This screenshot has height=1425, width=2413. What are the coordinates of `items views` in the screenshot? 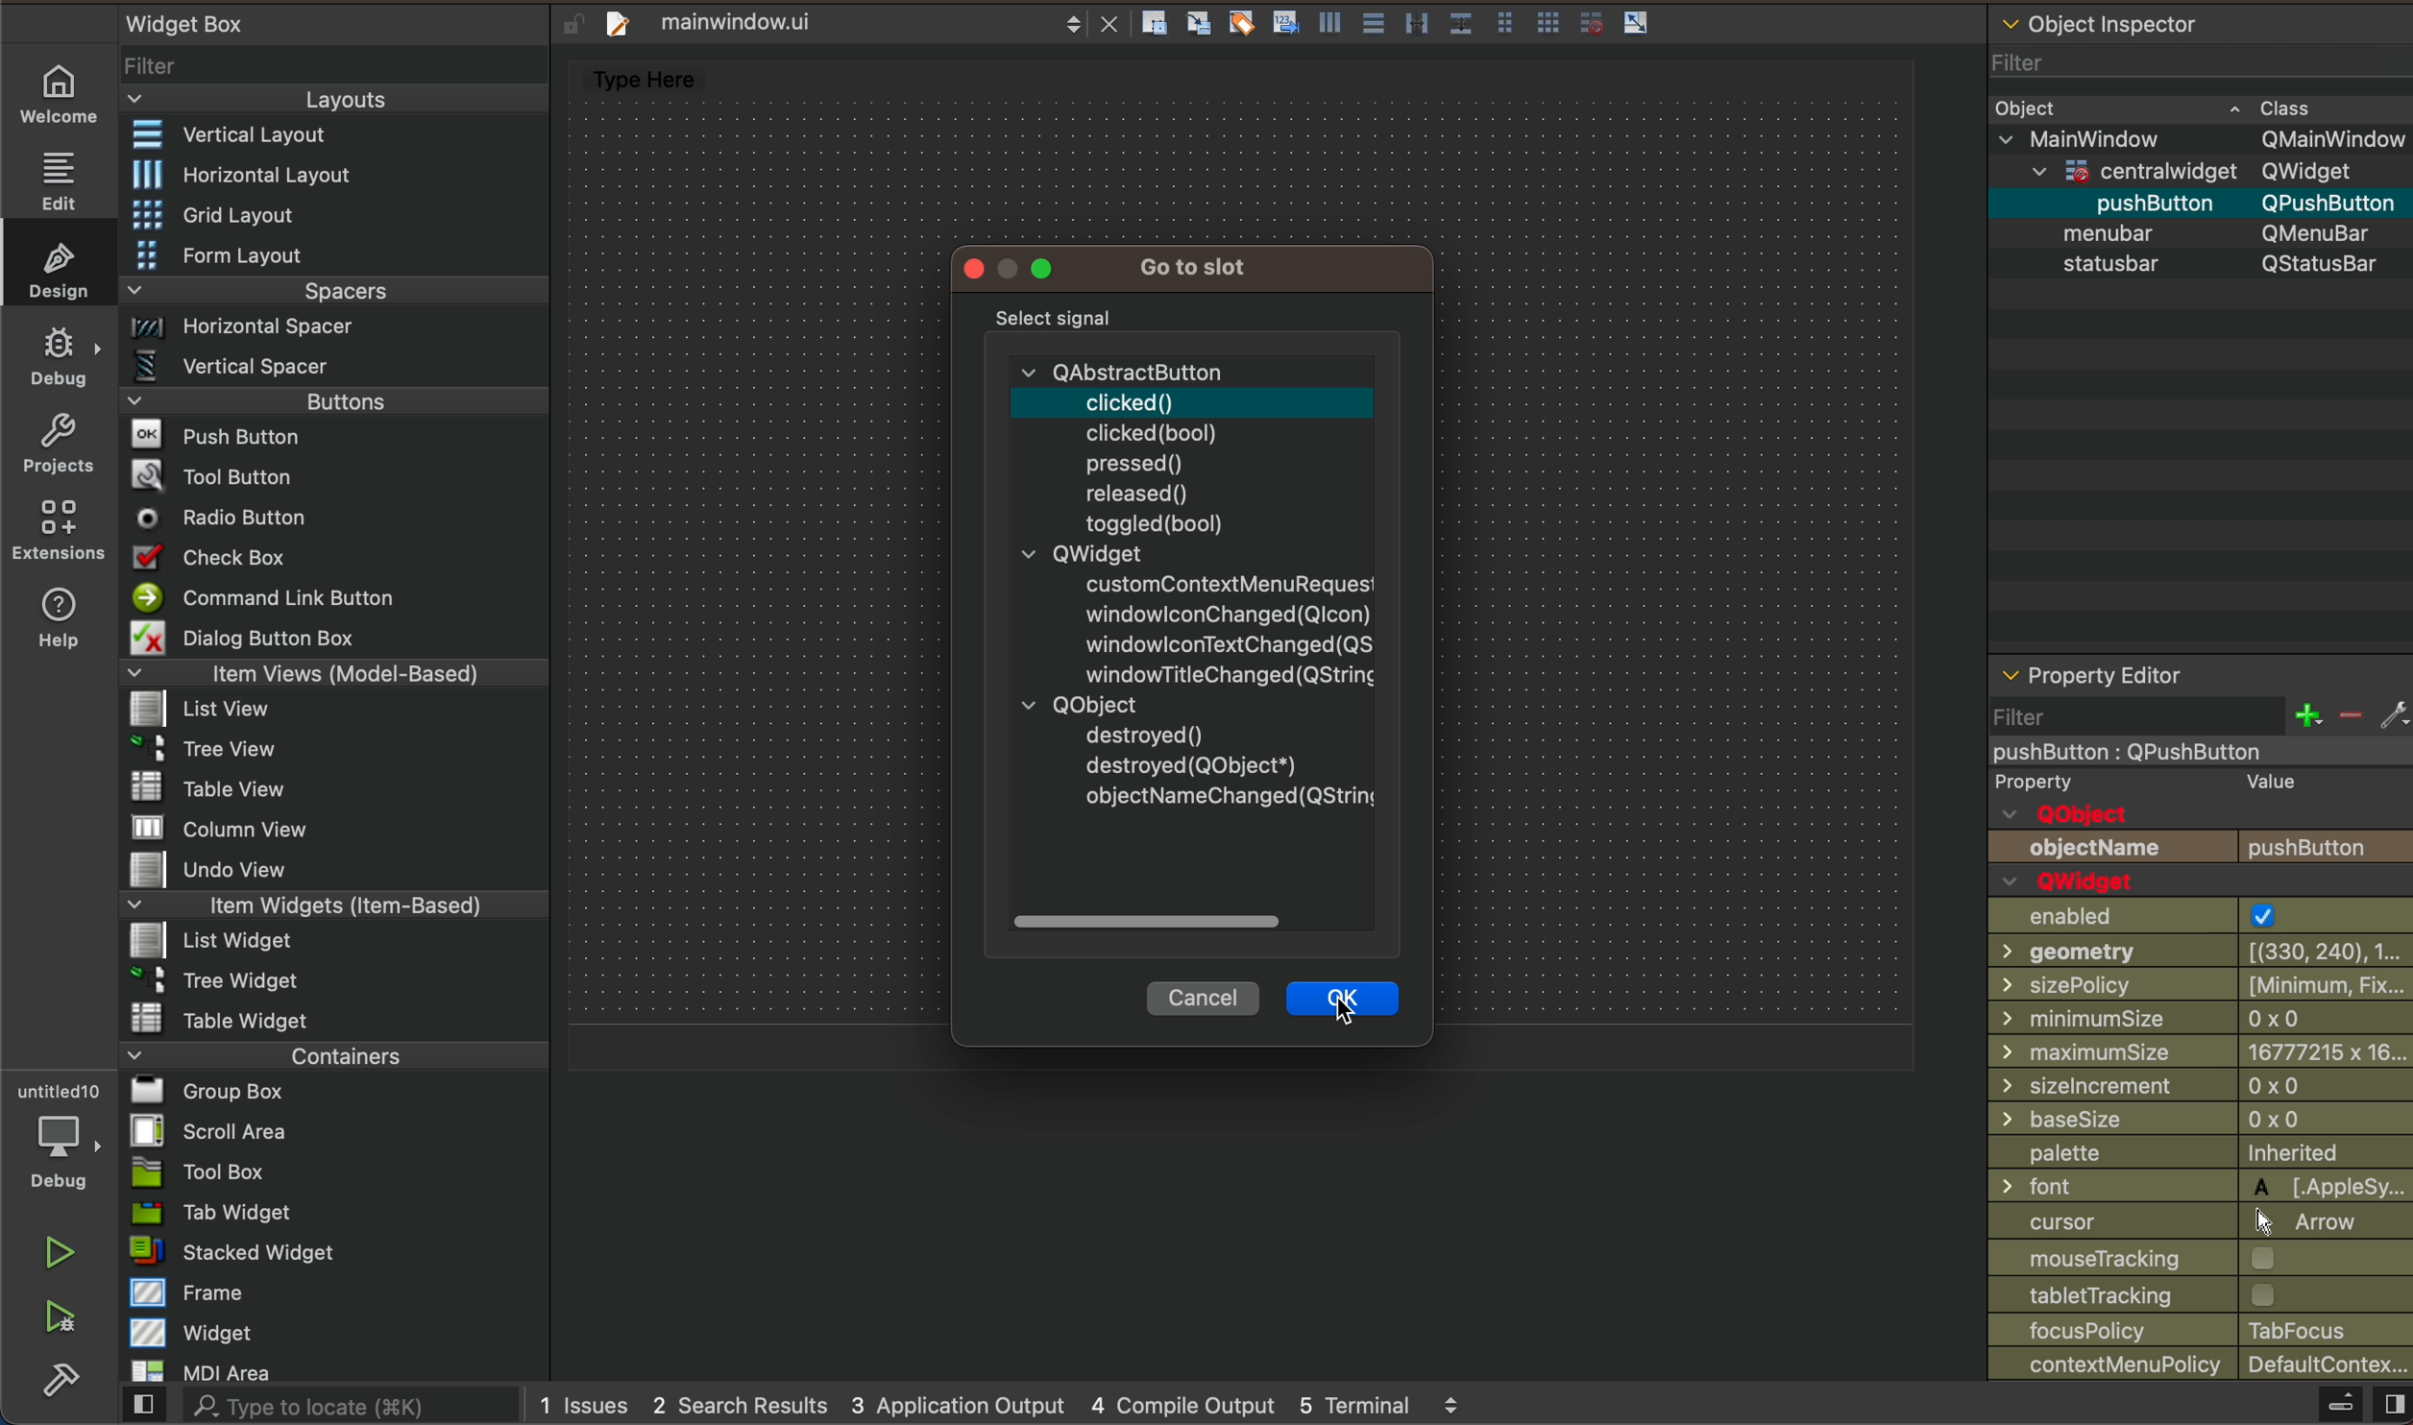 It's located at (335, 676).